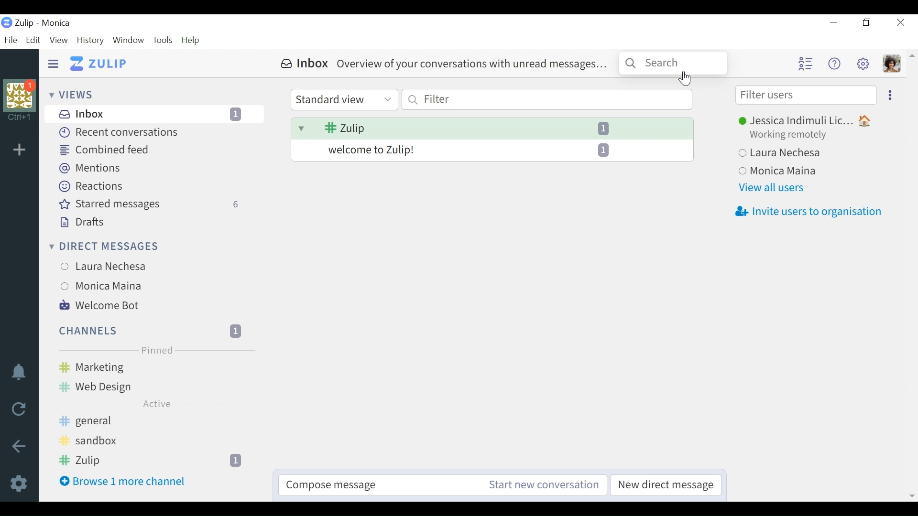 The width and height of the screenshot is (918, 516). Describe the element at coordinates (813, 119) in the screenshot. I see `Jessica Indimuli Lic...` at that location.